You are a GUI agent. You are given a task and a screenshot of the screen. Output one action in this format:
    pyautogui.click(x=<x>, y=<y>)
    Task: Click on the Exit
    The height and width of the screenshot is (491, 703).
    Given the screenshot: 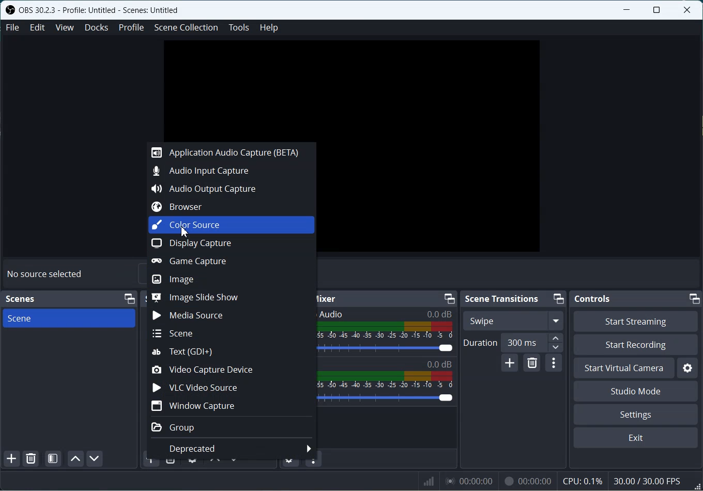 What is the action you would take?
    pyautogui.click(x=635, y=438)
    